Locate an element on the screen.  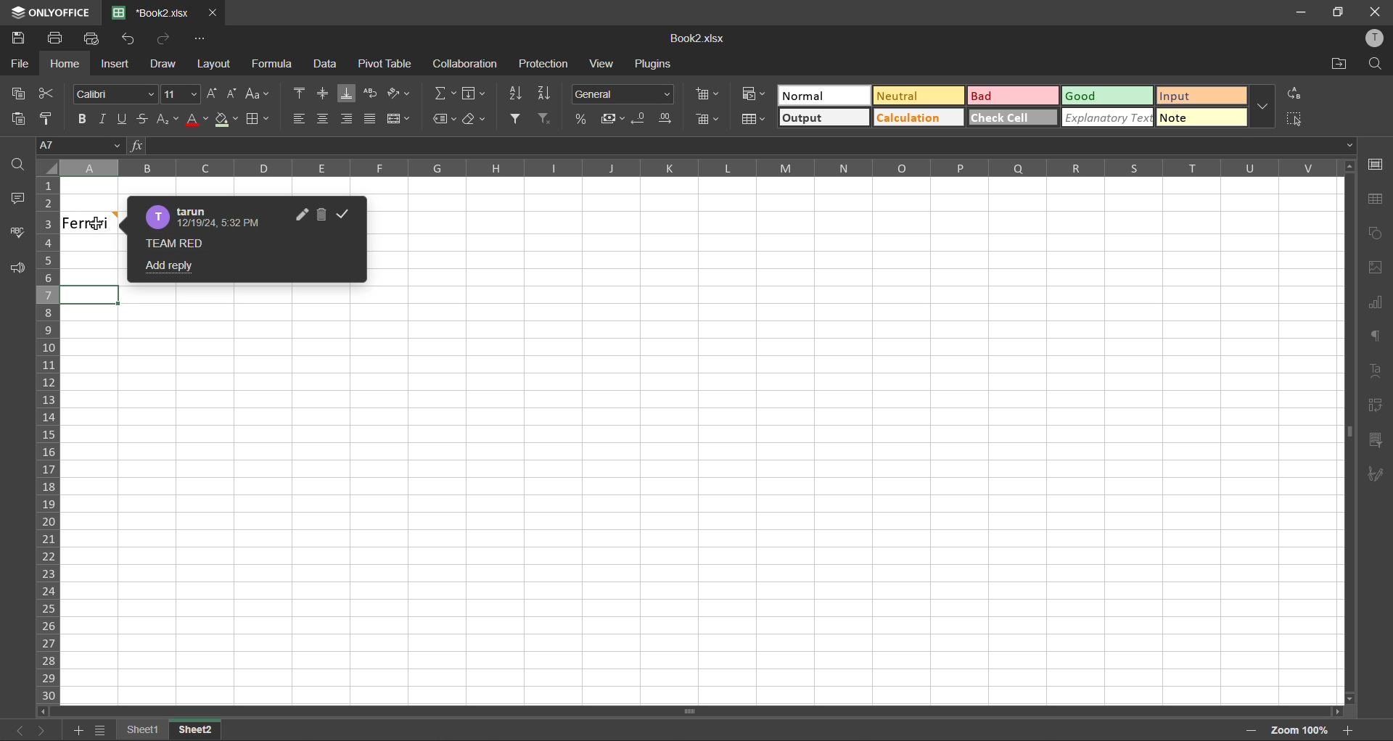
insert is located at coordinates (112, 65).